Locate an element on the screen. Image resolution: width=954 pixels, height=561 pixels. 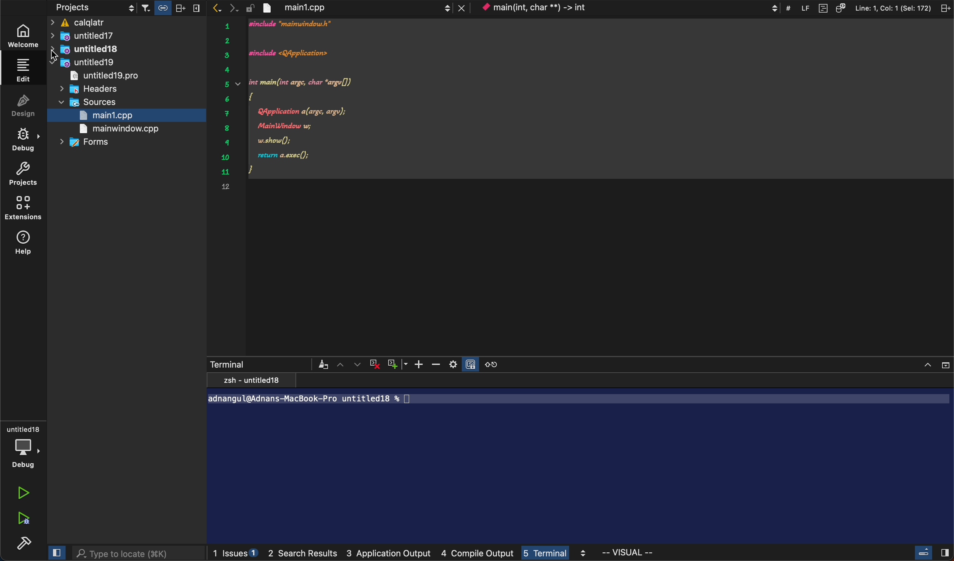
cross is located at coordinates (374, 364).